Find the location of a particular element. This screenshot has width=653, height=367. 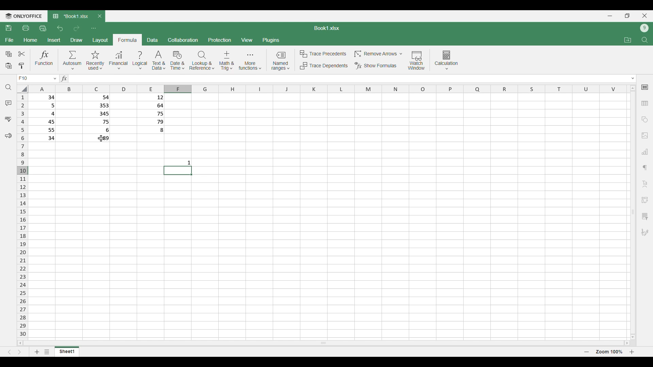

Close tab is located at coordinates (100, 16).